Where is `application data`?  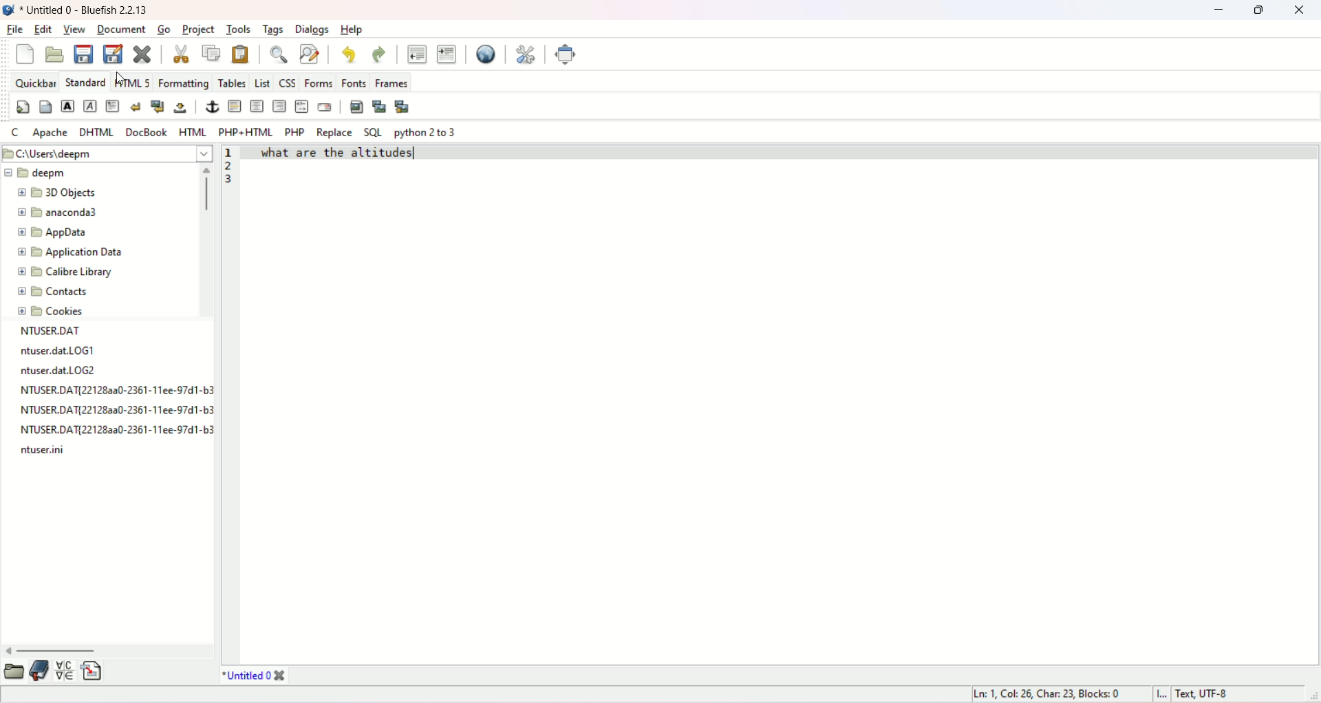
application data is located at coordinates (73, 252).